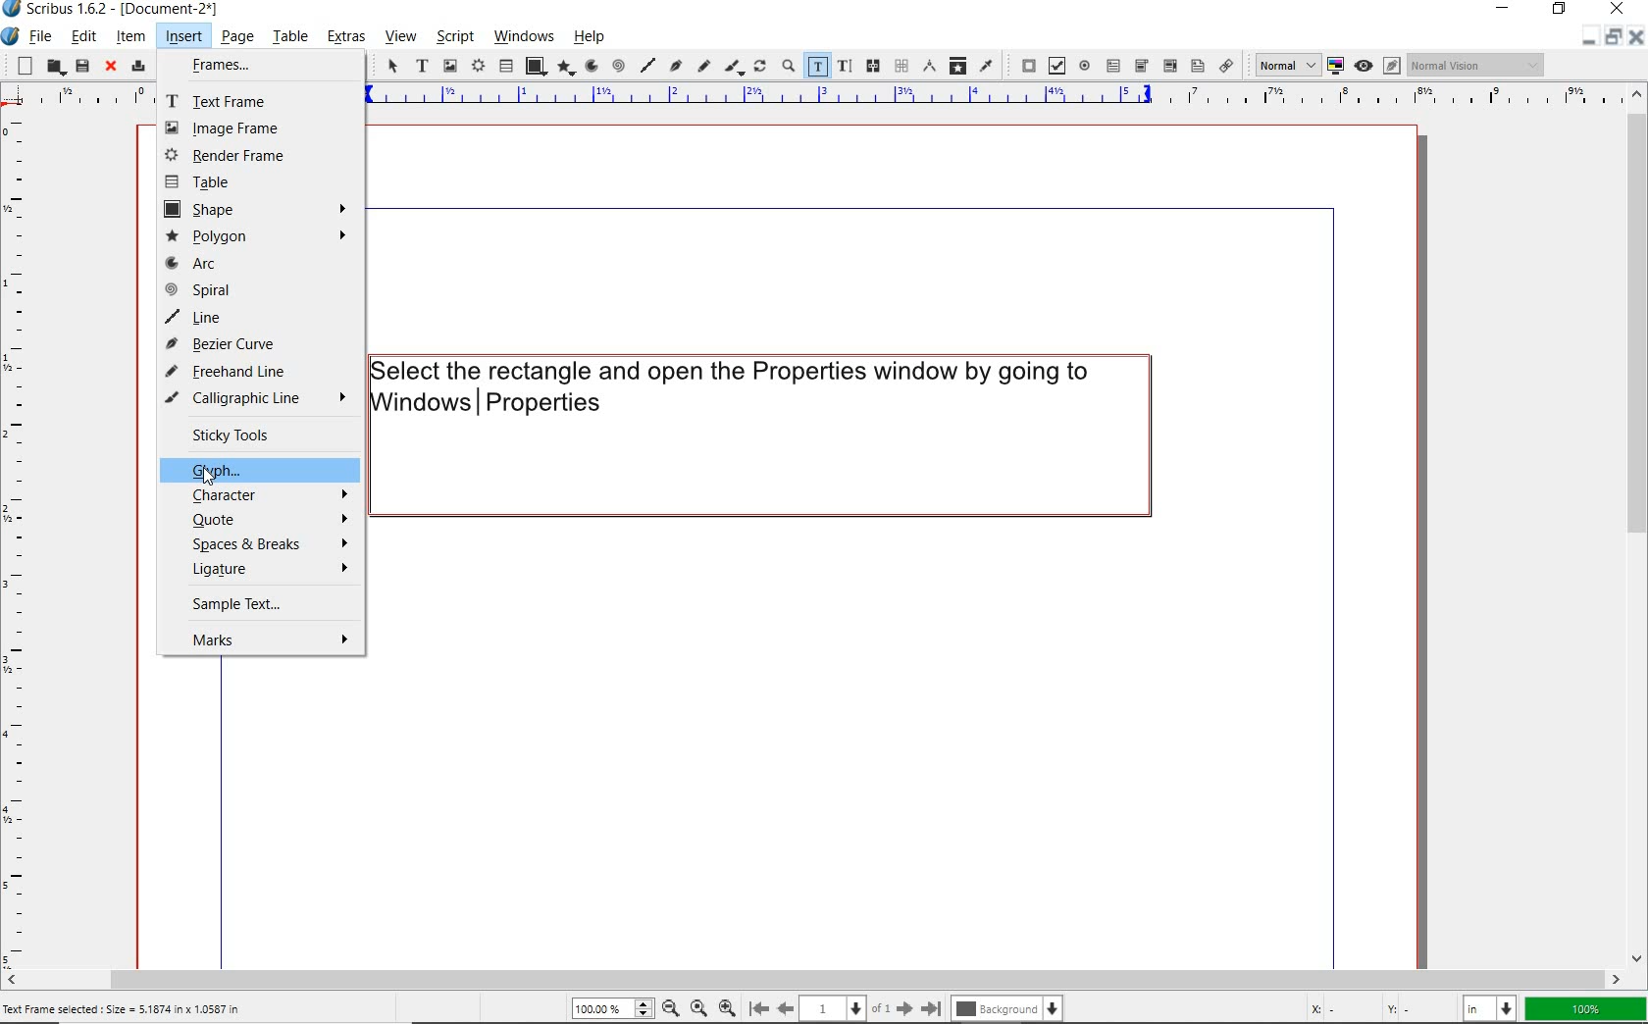  Describe the element at coordinates (1506, 7) in the screenshot. I see `minimize` at that location.